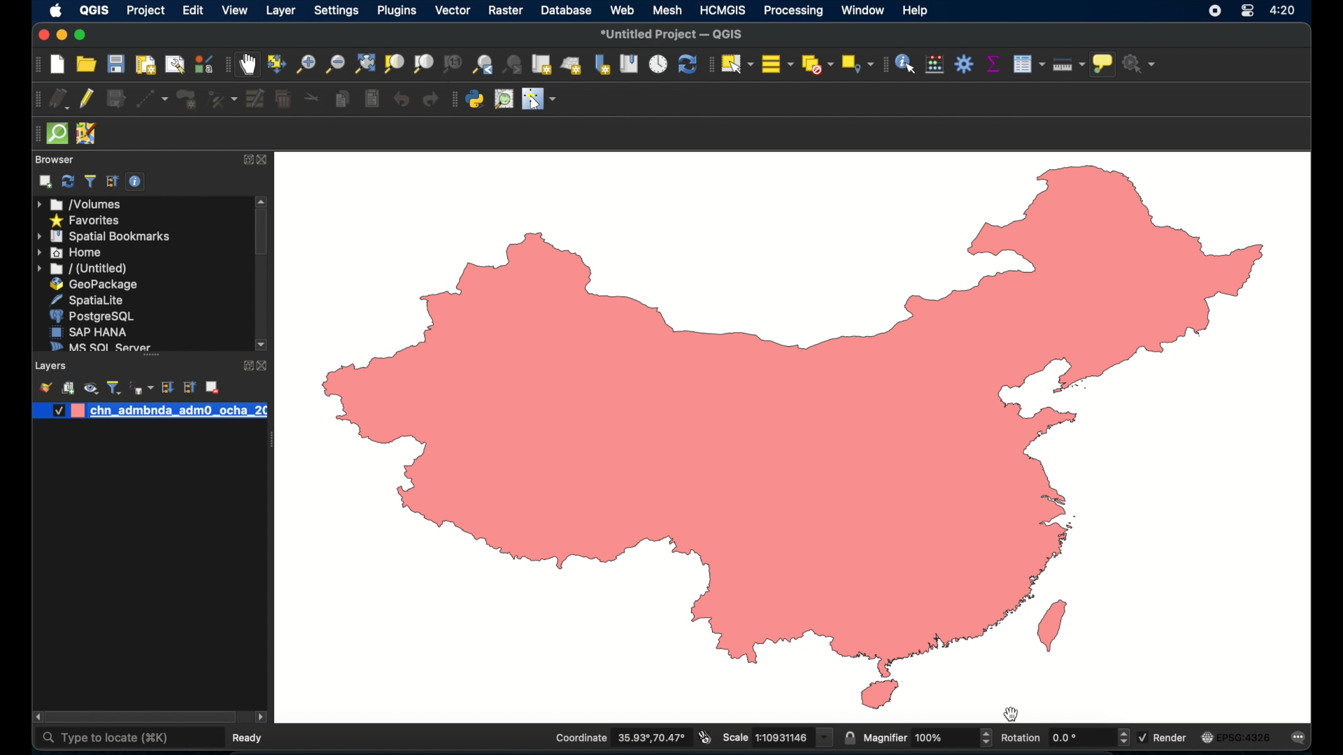 The image size is (1343, 755). I want to click on sap hana, so click(89, 331).